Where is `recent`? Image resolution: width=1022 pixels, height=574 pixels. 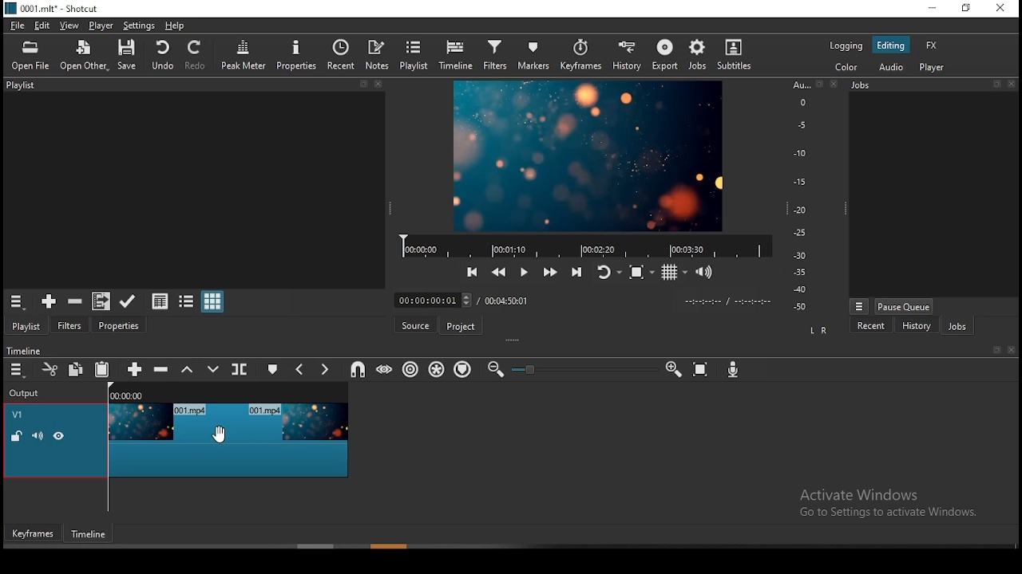 recent is located at coordinates (873, 325).